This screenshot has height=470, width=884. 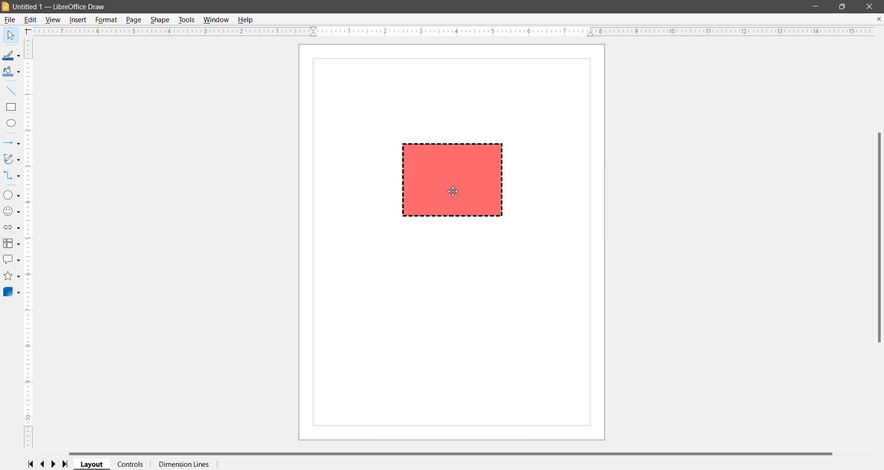 What do you see at coordinates (12, 195) in the screenshot?
I see `Basic Shapes` at bounding box center [12, 195].